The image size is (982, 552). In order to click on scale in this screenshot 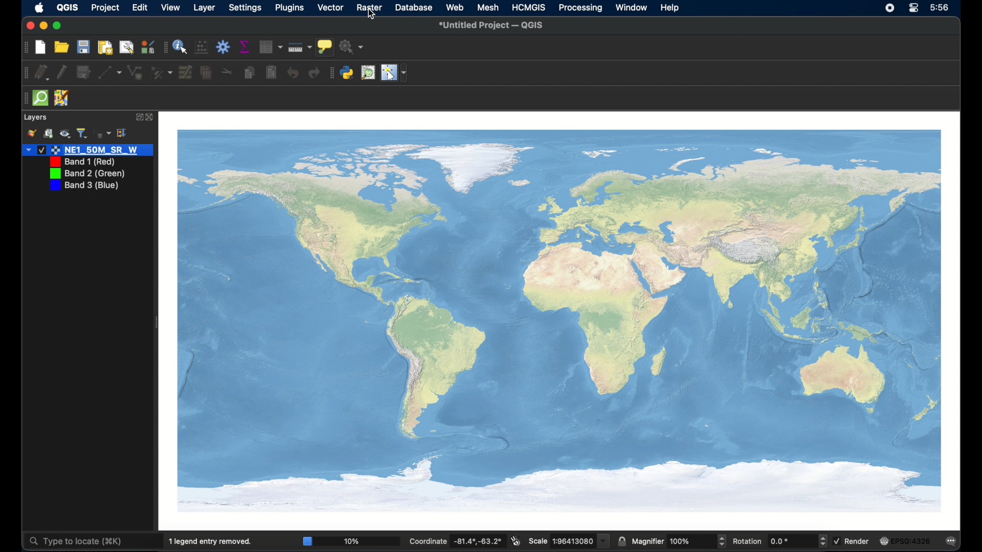, I will do `click(569, 540)`.